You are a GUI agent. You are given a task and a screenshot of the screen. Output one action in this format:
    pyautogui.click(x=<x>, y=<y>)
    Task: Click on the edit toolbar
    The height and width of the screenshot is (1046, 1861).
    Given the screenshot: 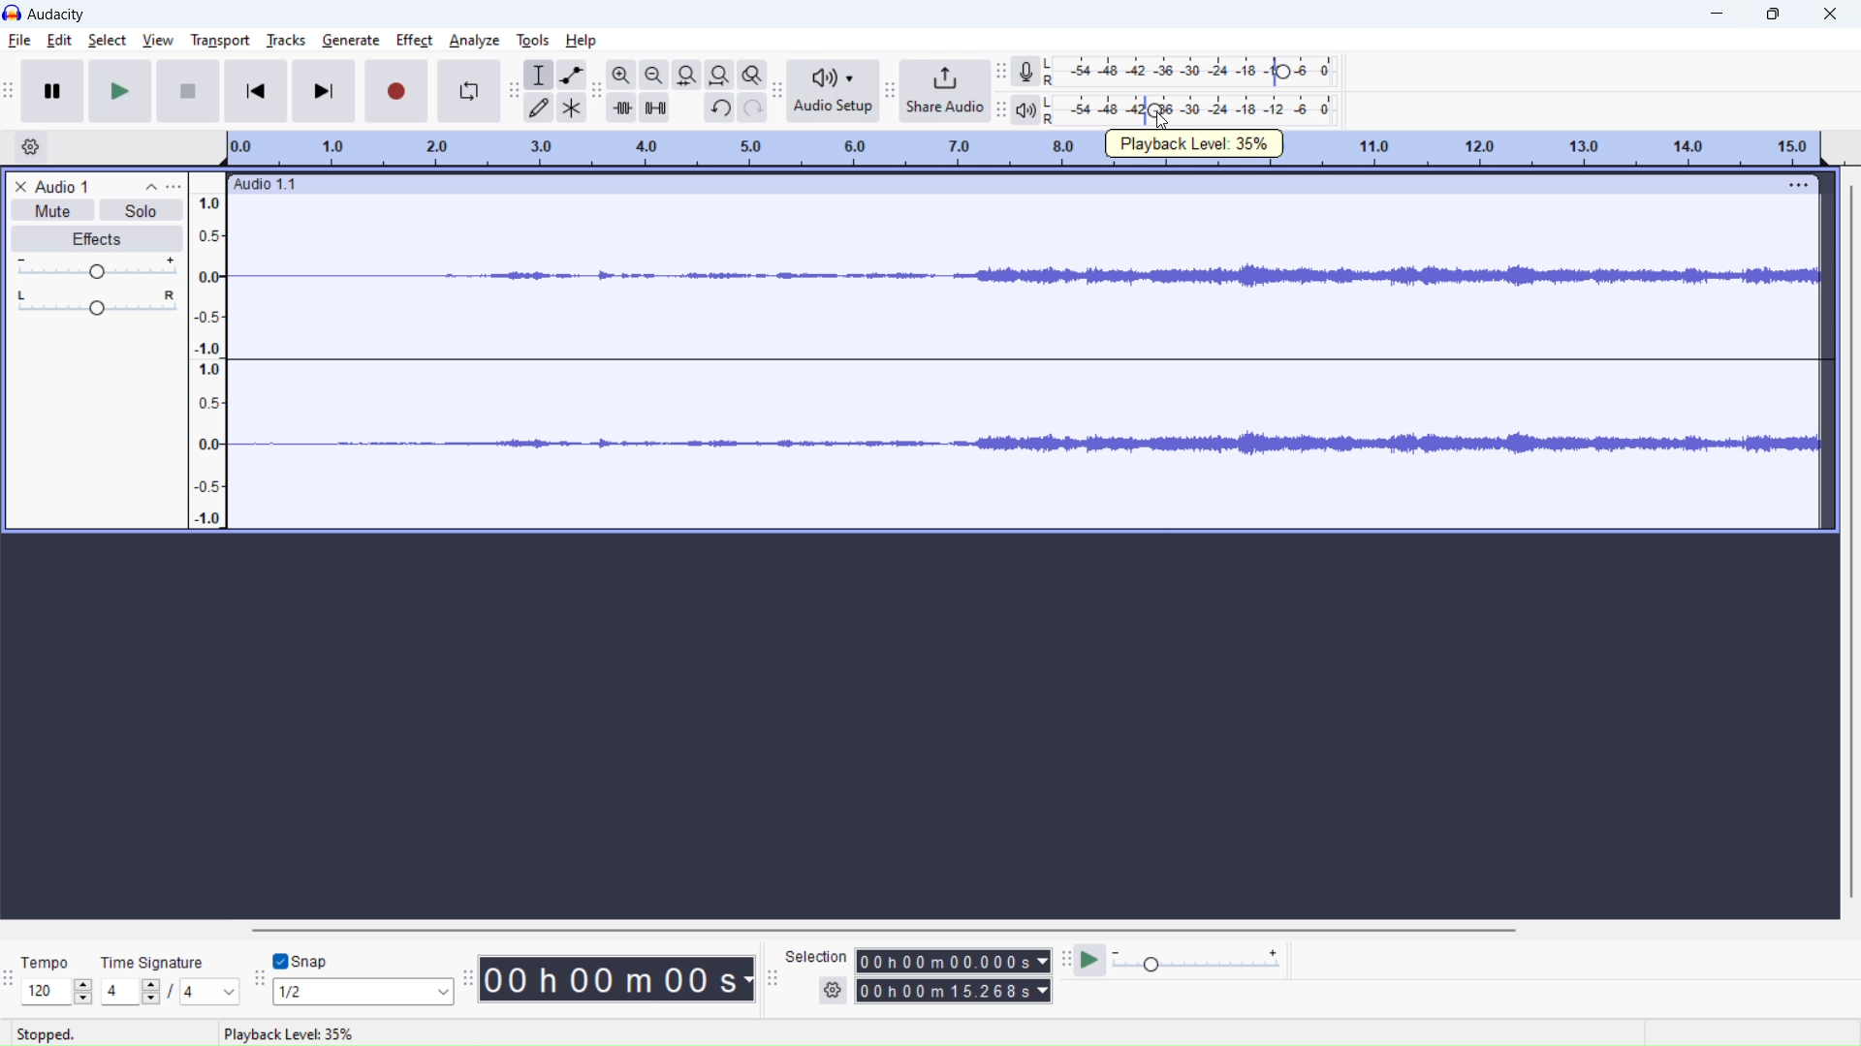 What is the action you would take?
    pyautogui.click(x=596, y=90)
    